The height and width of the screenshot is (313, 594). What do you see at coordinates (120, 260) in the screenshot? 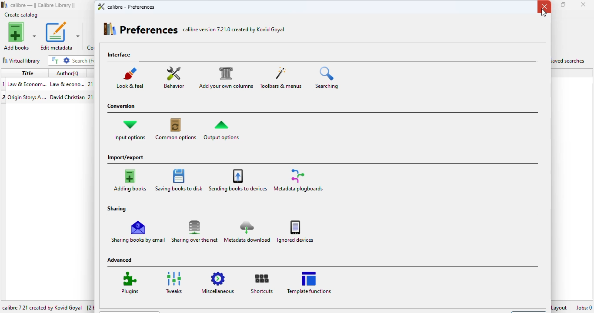
I see `advanced` at bounding box center [120, 260].